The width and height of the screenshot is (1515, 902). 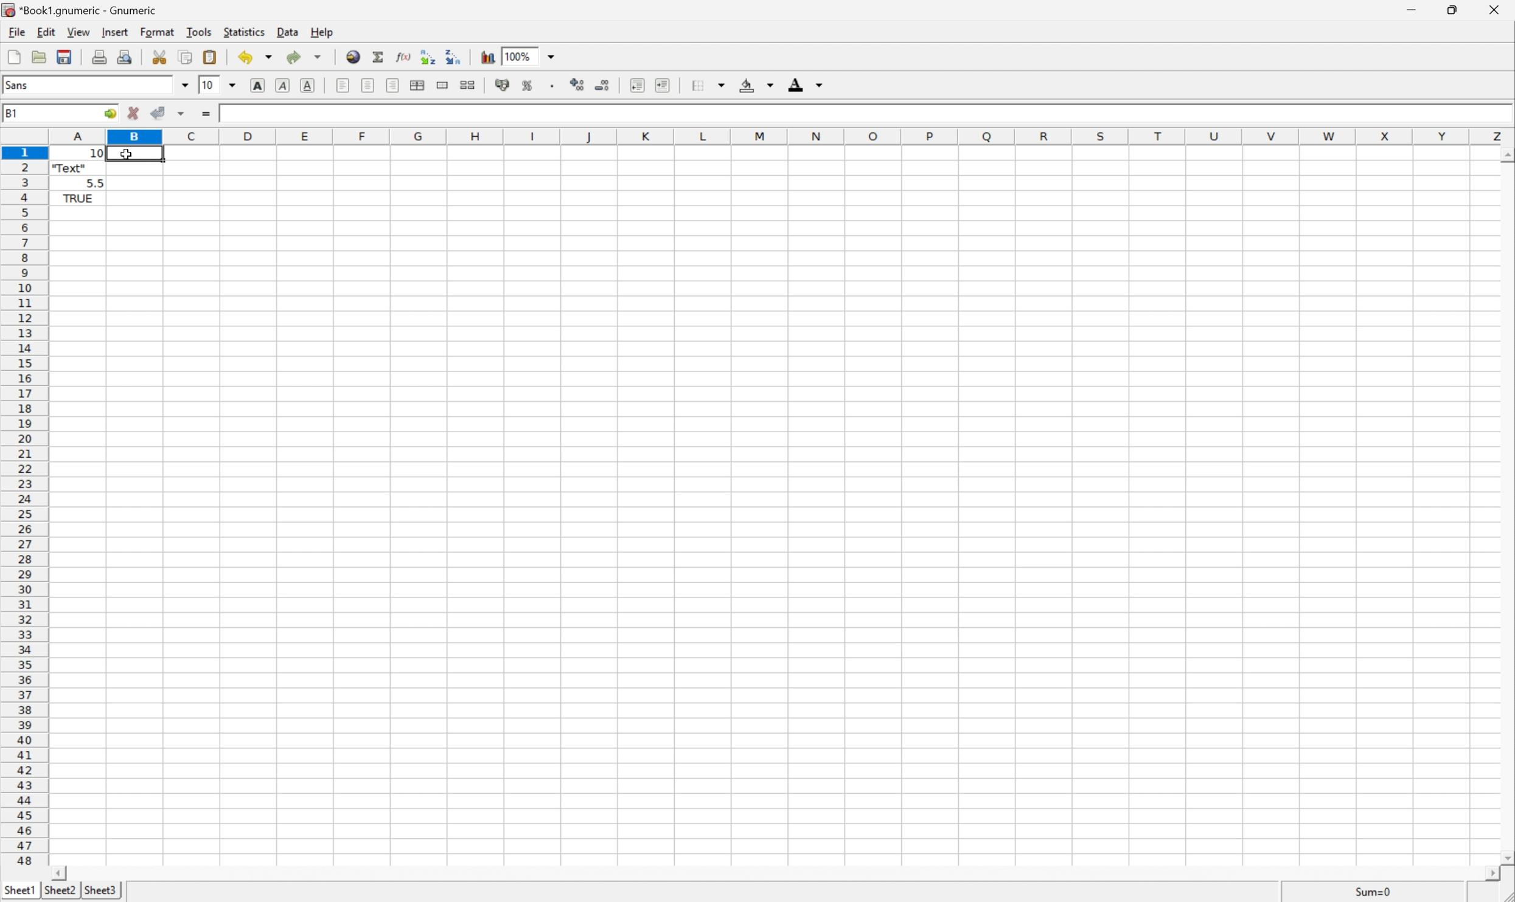 I want to click on Enter formula, so click(x=206, y=114).